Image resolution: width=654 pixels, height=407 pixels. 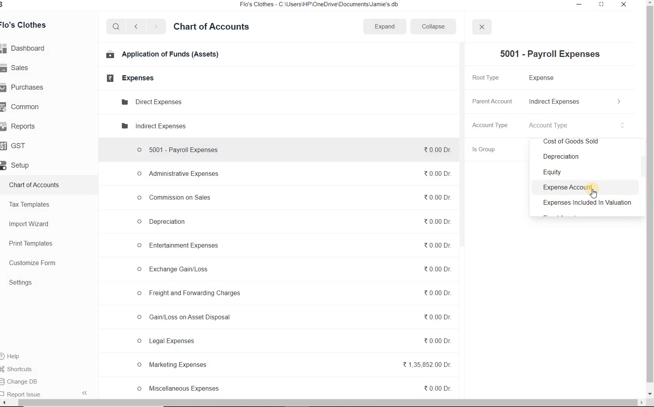 I want to click on close, so click(x=624, y=5).